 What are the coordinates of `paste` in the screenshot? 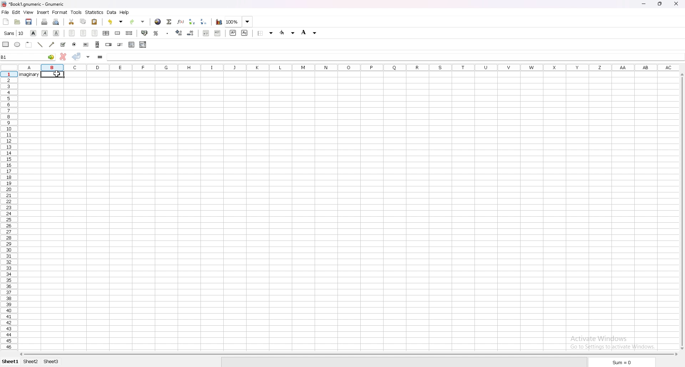 It's located at (95, 22).